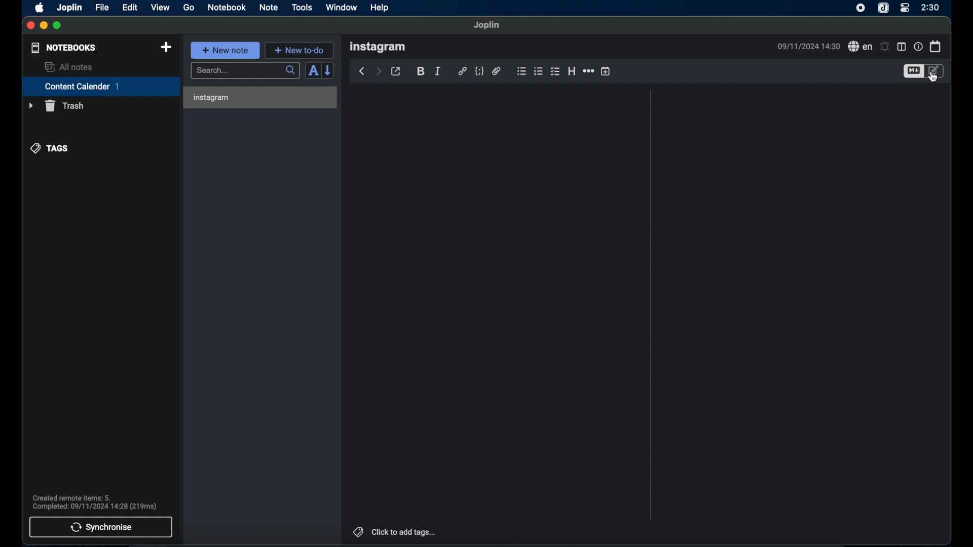 This screenshot has height=547, width=973. Describe the element at coordinates (606, 71) in the screenshot. I see `insert time` at that location.